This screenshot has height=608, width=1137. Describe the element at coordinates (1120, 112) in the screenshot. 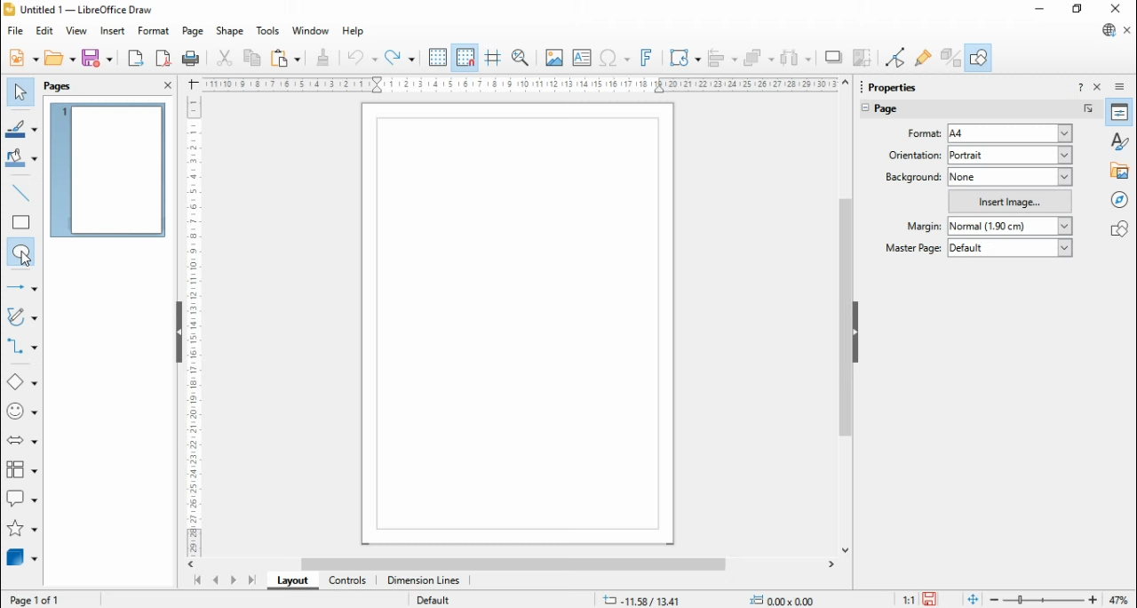

I see `properties` at that location.